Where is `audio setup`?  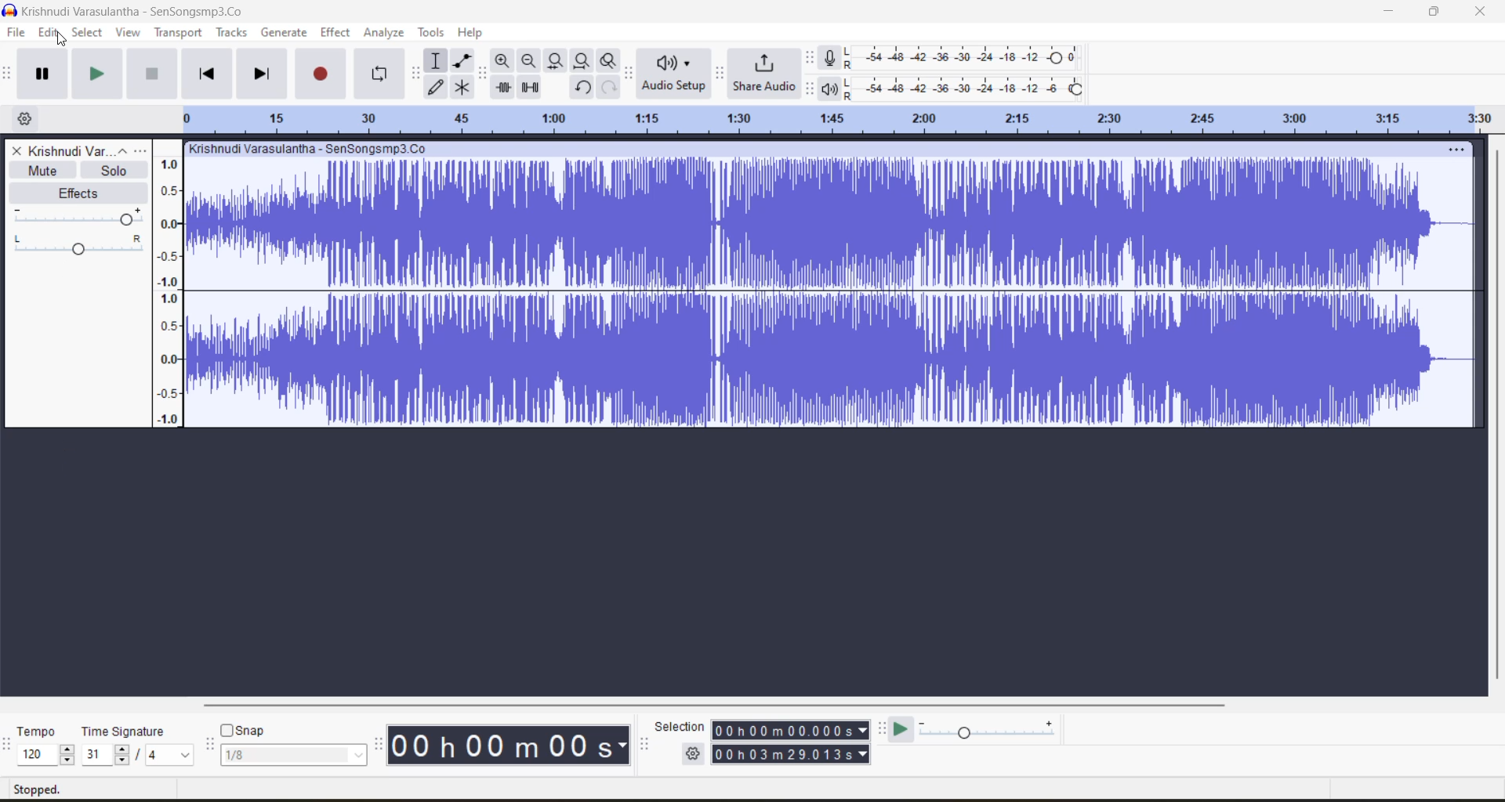
audio setup is located at coordinates (675, 75).